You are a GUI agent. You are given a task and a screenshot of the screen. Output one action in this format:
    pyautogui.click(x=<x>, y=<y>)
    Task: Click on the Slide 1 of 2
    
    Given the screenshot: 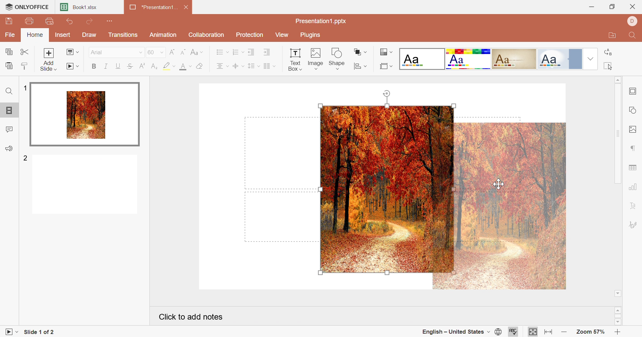 What is the action you would take?
    pyautogui.click(x=42, y=332)
    